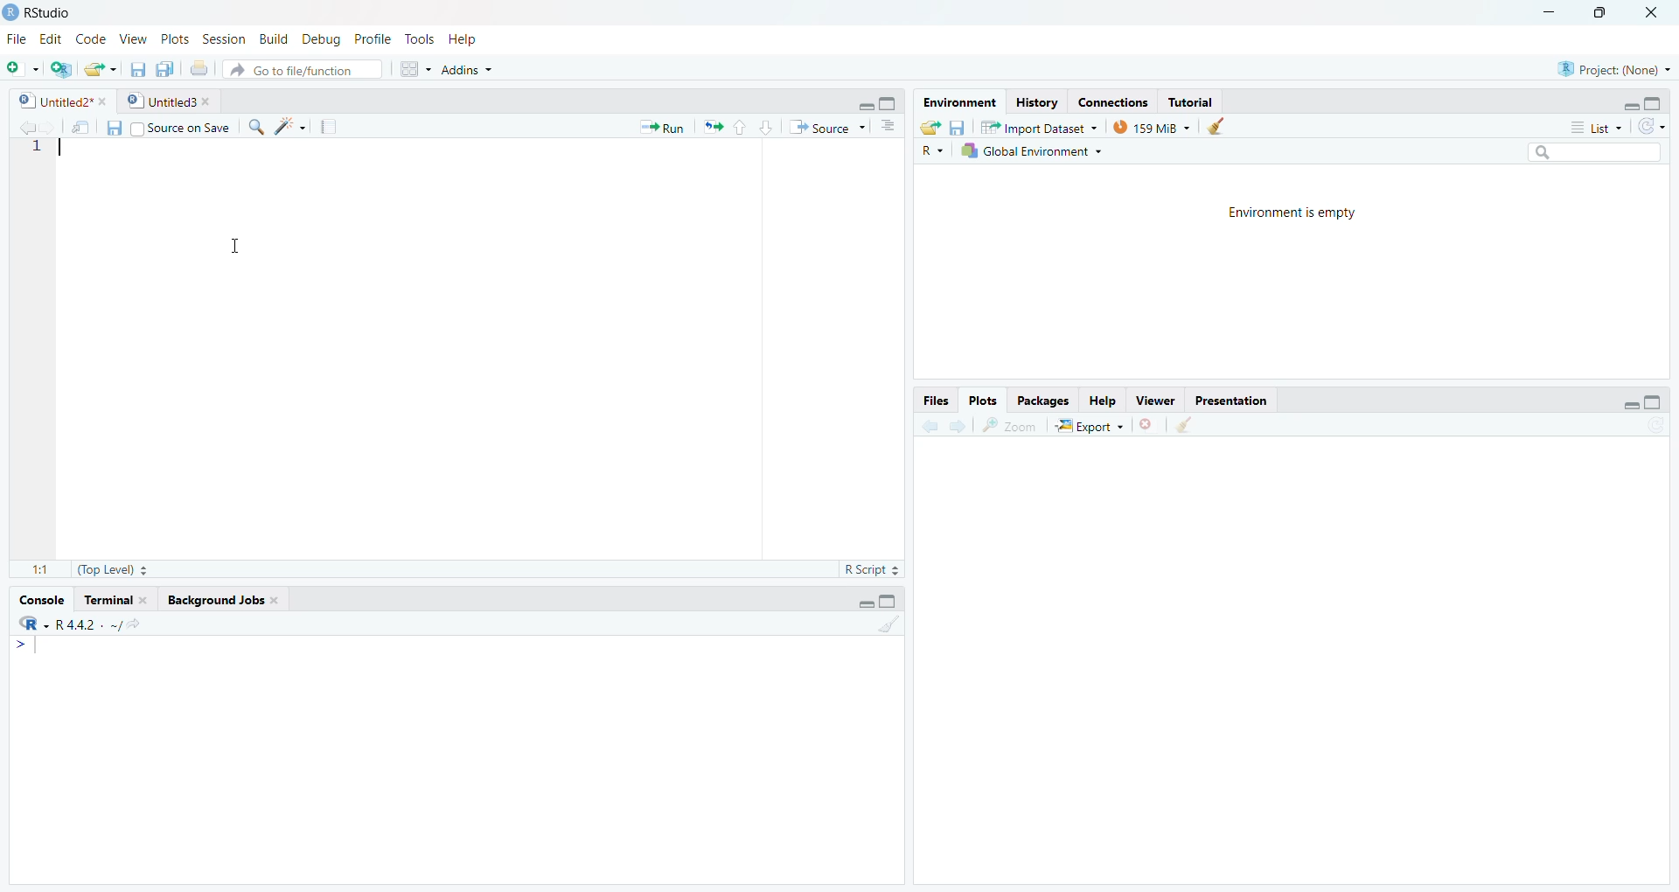  I want to click on R 4.2.2 . ~ /, so click(87, 626).